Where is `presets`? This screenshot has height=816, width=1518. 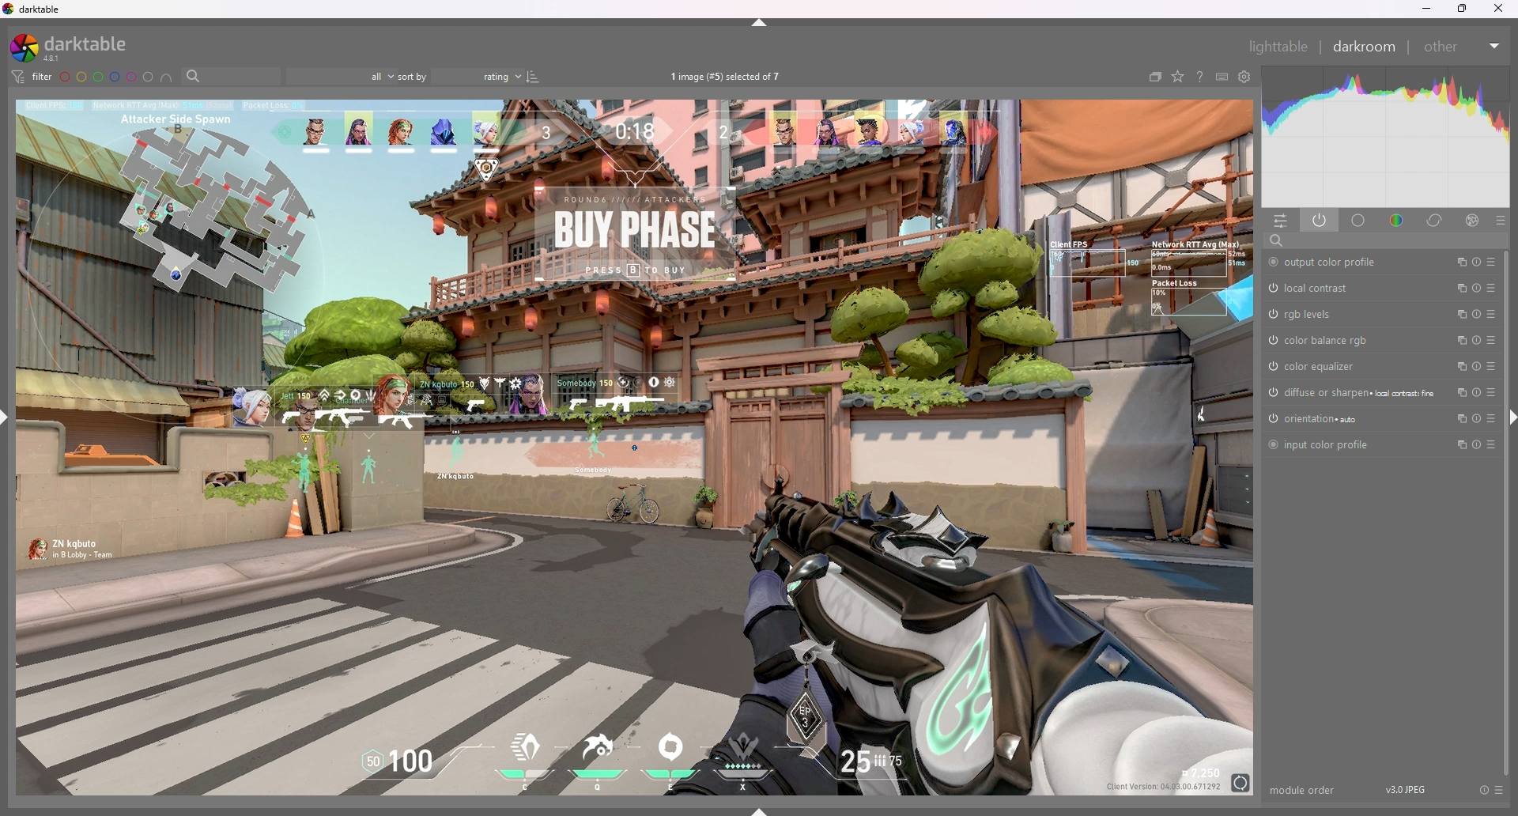 presets is located at coordinates (1491, 418).